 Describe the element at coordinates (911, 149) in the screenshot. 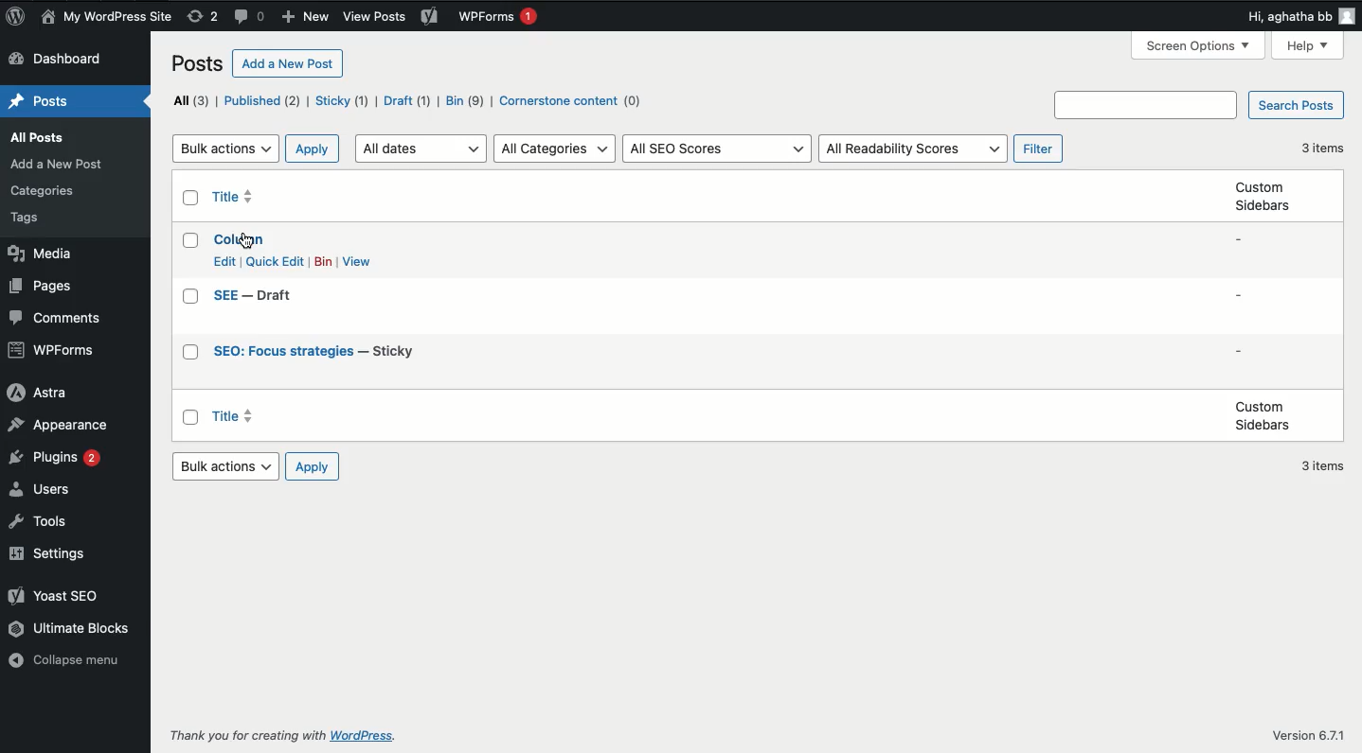

I see `All readability scores` at that location.